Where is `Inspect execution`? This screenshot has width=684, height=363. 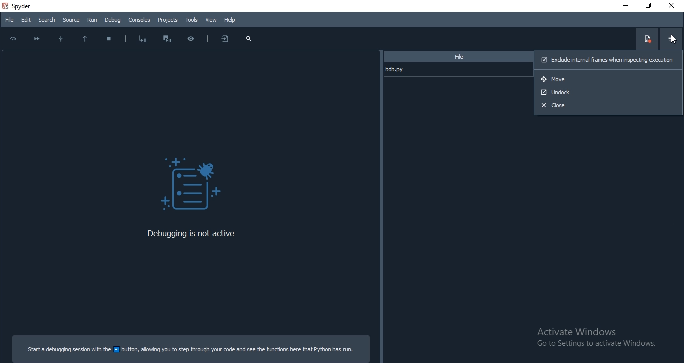
Inspect execution is located at coordinates (190, 39).